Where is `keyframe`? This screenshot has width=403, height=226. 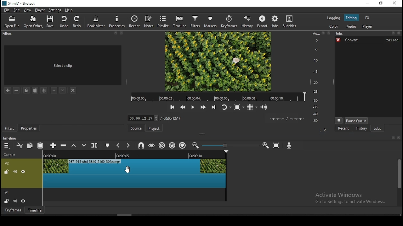
keyframe is located at coordinates (13, 210).